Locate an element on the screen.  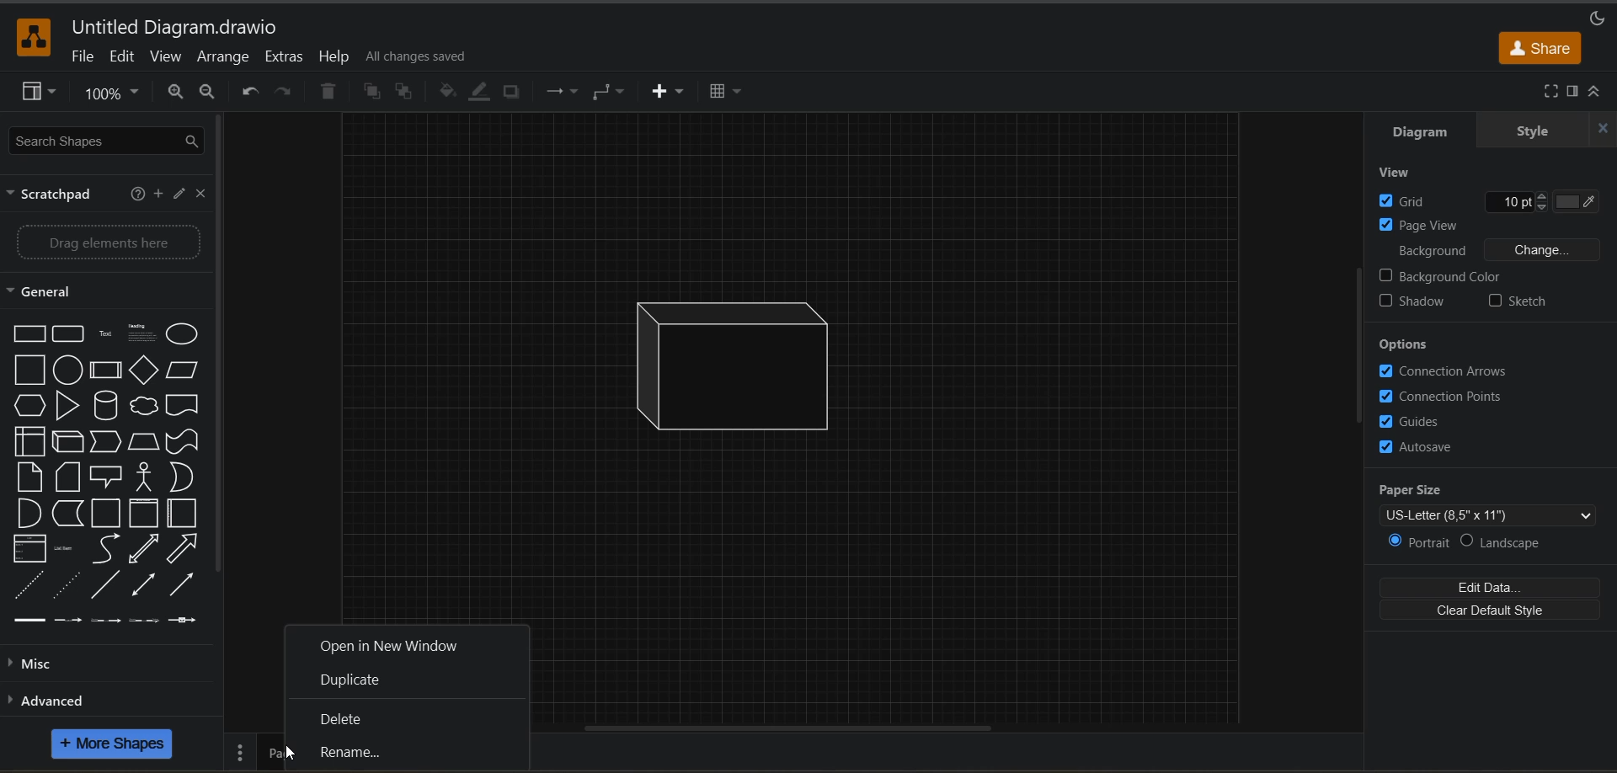
insert is located at coordinates (675, 93).